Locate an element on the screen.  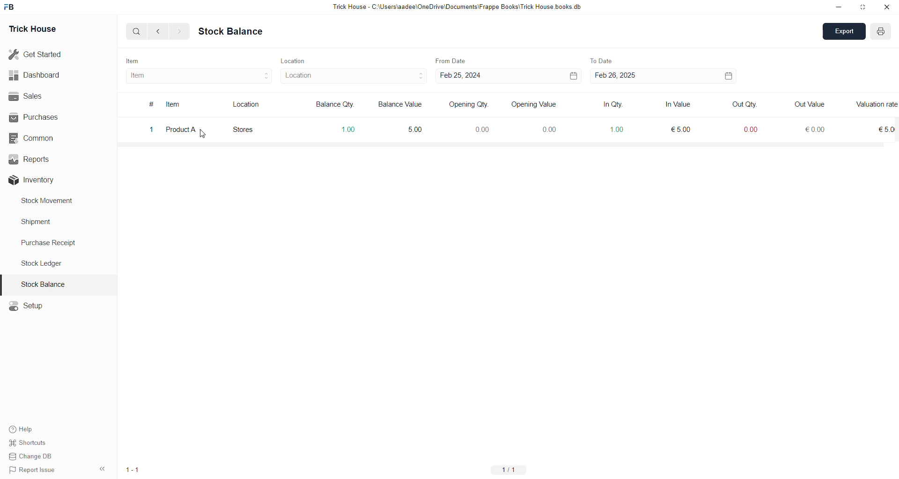
Dashboard is located at coordinates (34, 77).